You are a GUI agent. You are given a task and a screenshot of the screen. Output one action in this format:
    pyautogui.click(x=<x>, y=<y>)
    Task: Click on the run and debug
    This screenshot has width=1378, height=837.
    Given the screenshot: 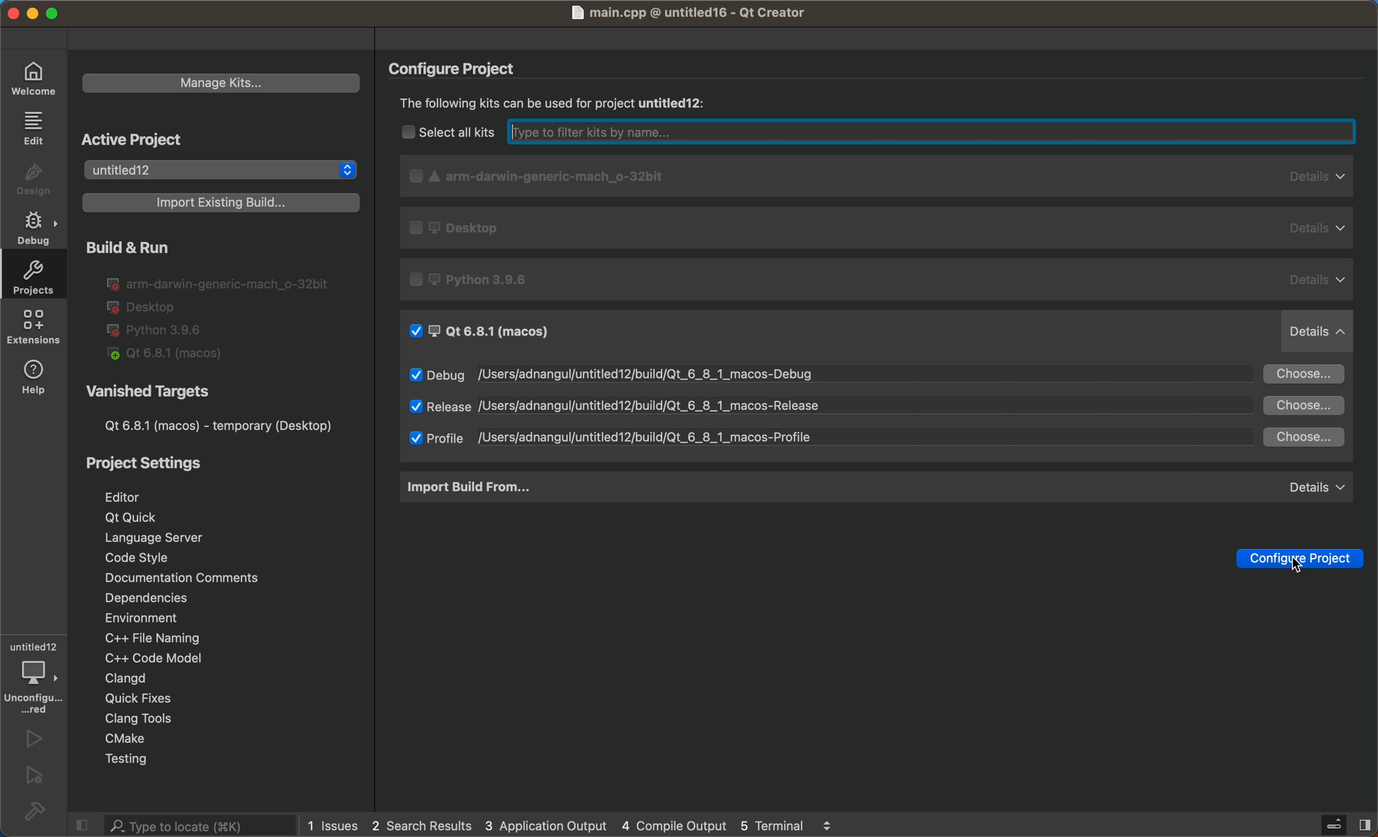 What is the action you would take?
    pyautogui.click(x=33, y=777)
    